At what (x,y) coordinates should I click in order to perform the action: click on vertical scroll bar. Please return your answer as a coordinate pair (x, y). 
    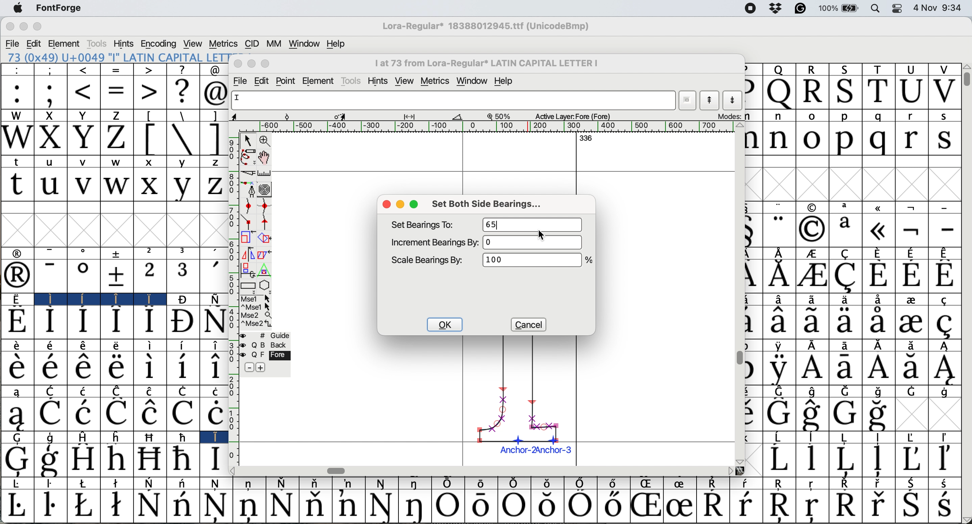
    Looking at the image, I should click on (740, 357).